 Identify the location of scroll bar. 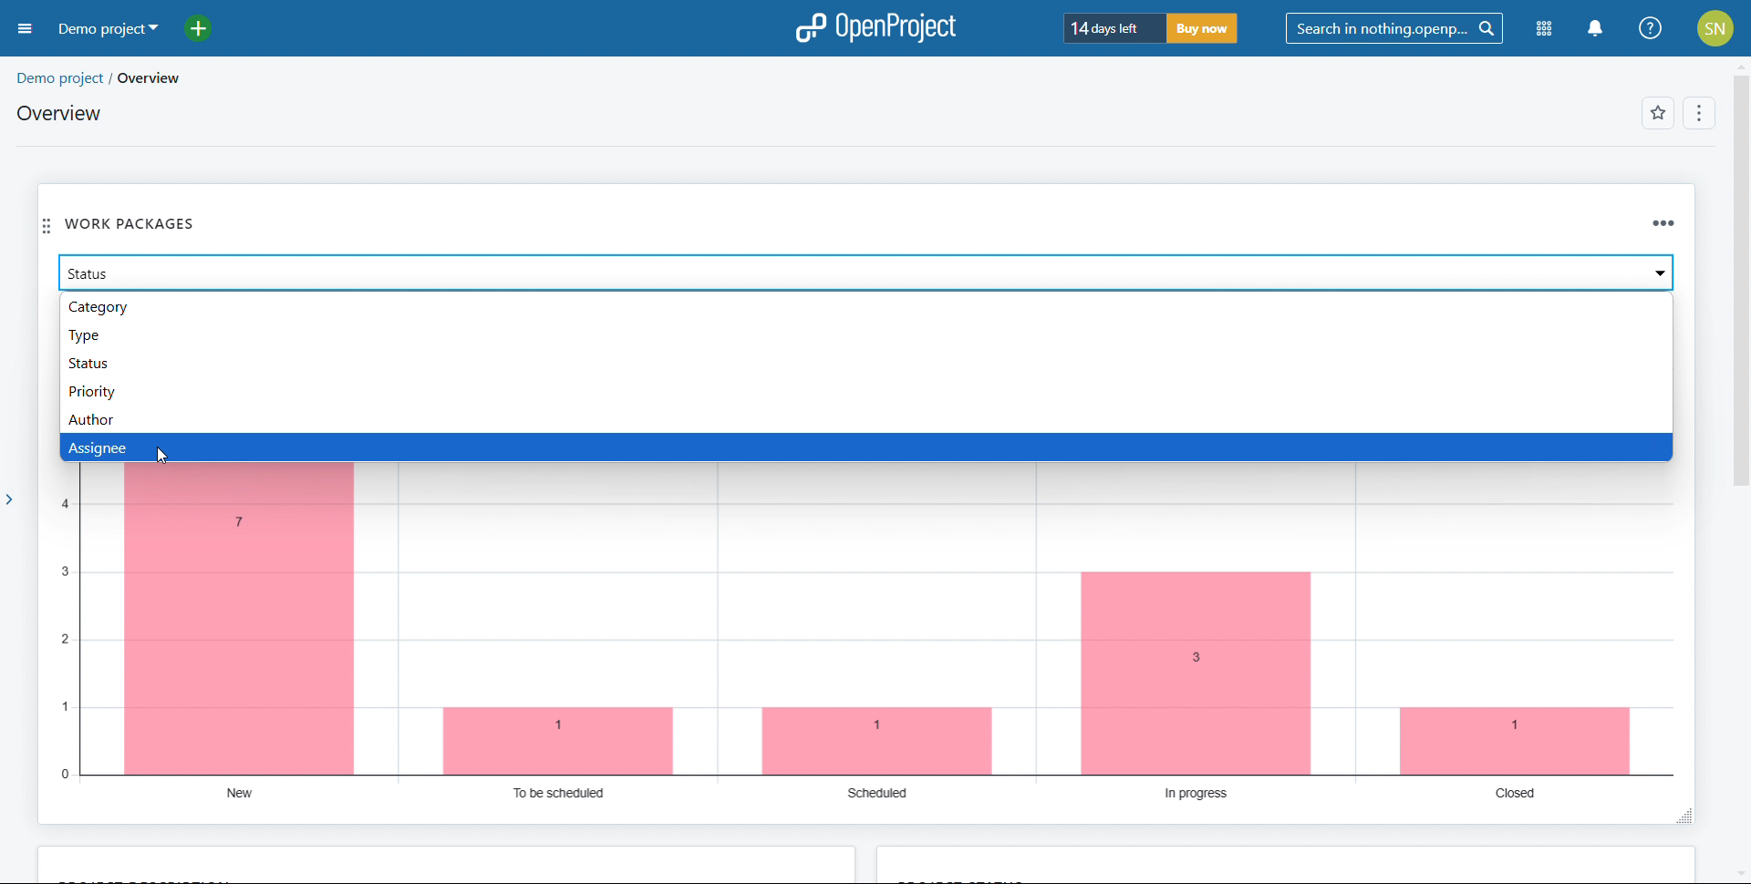
(1740, 264).